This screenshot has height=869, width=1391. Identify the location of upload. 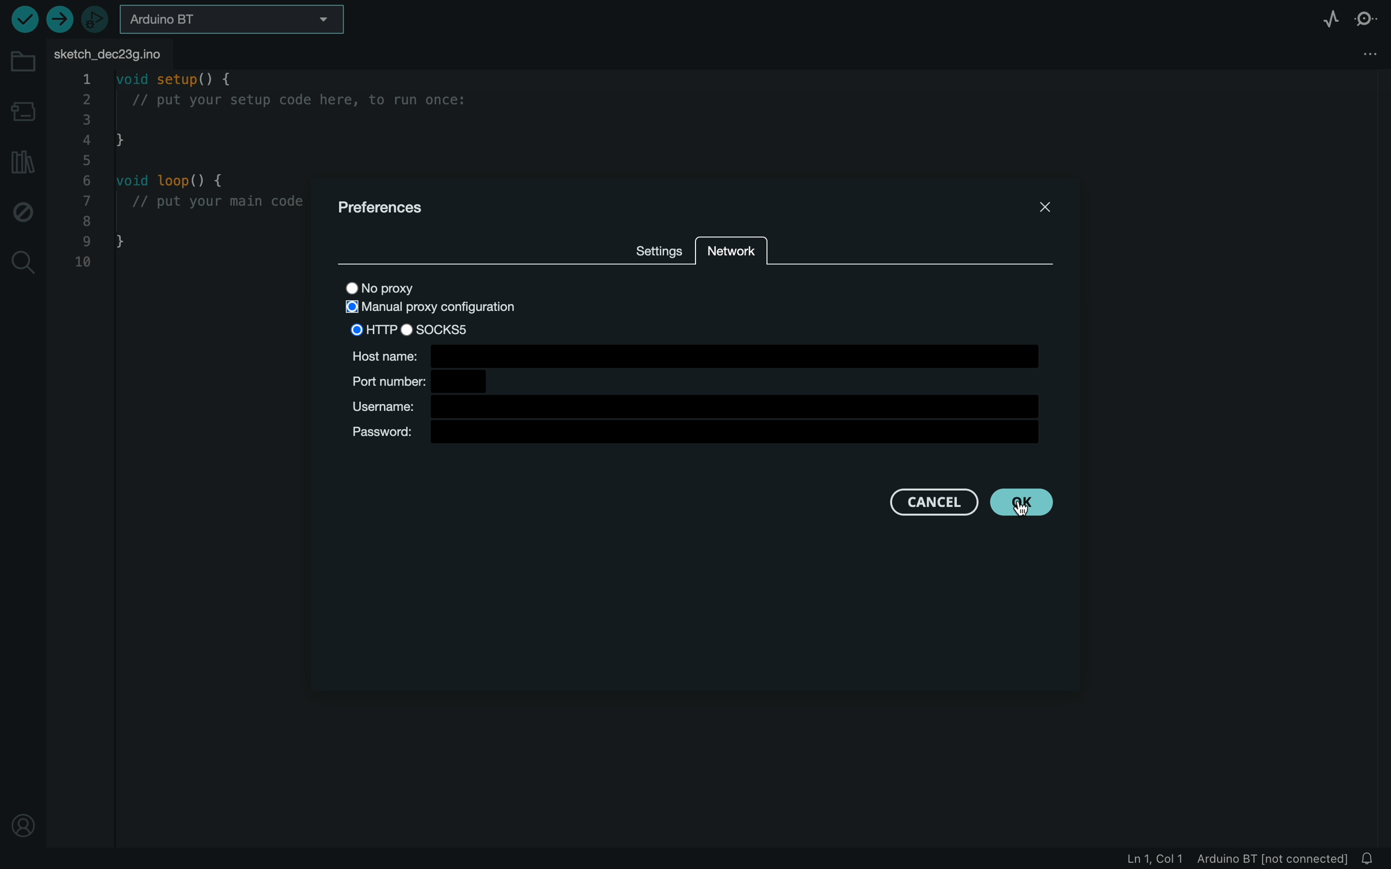
(59, 18).